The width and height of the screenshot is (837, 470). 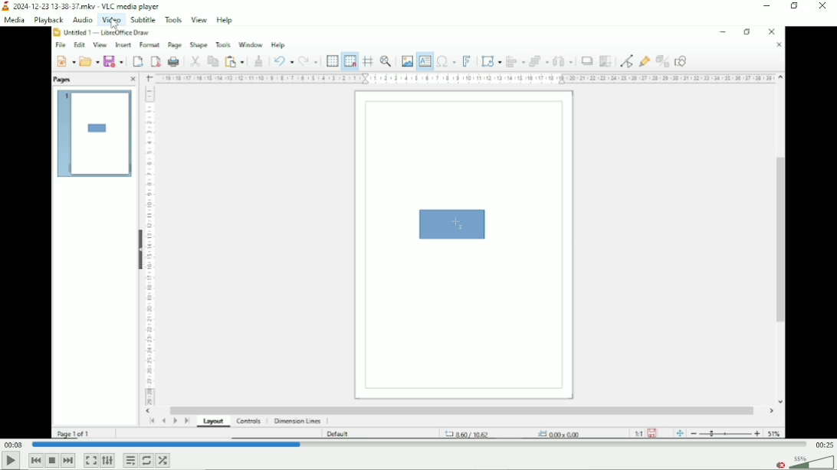 I want to click on Play duration, so click(x=419, y=445).